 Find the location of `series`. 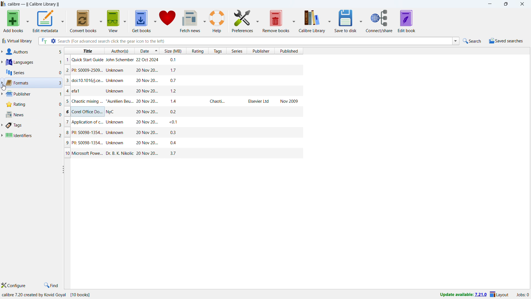

series is located at coordinates (33, 73).